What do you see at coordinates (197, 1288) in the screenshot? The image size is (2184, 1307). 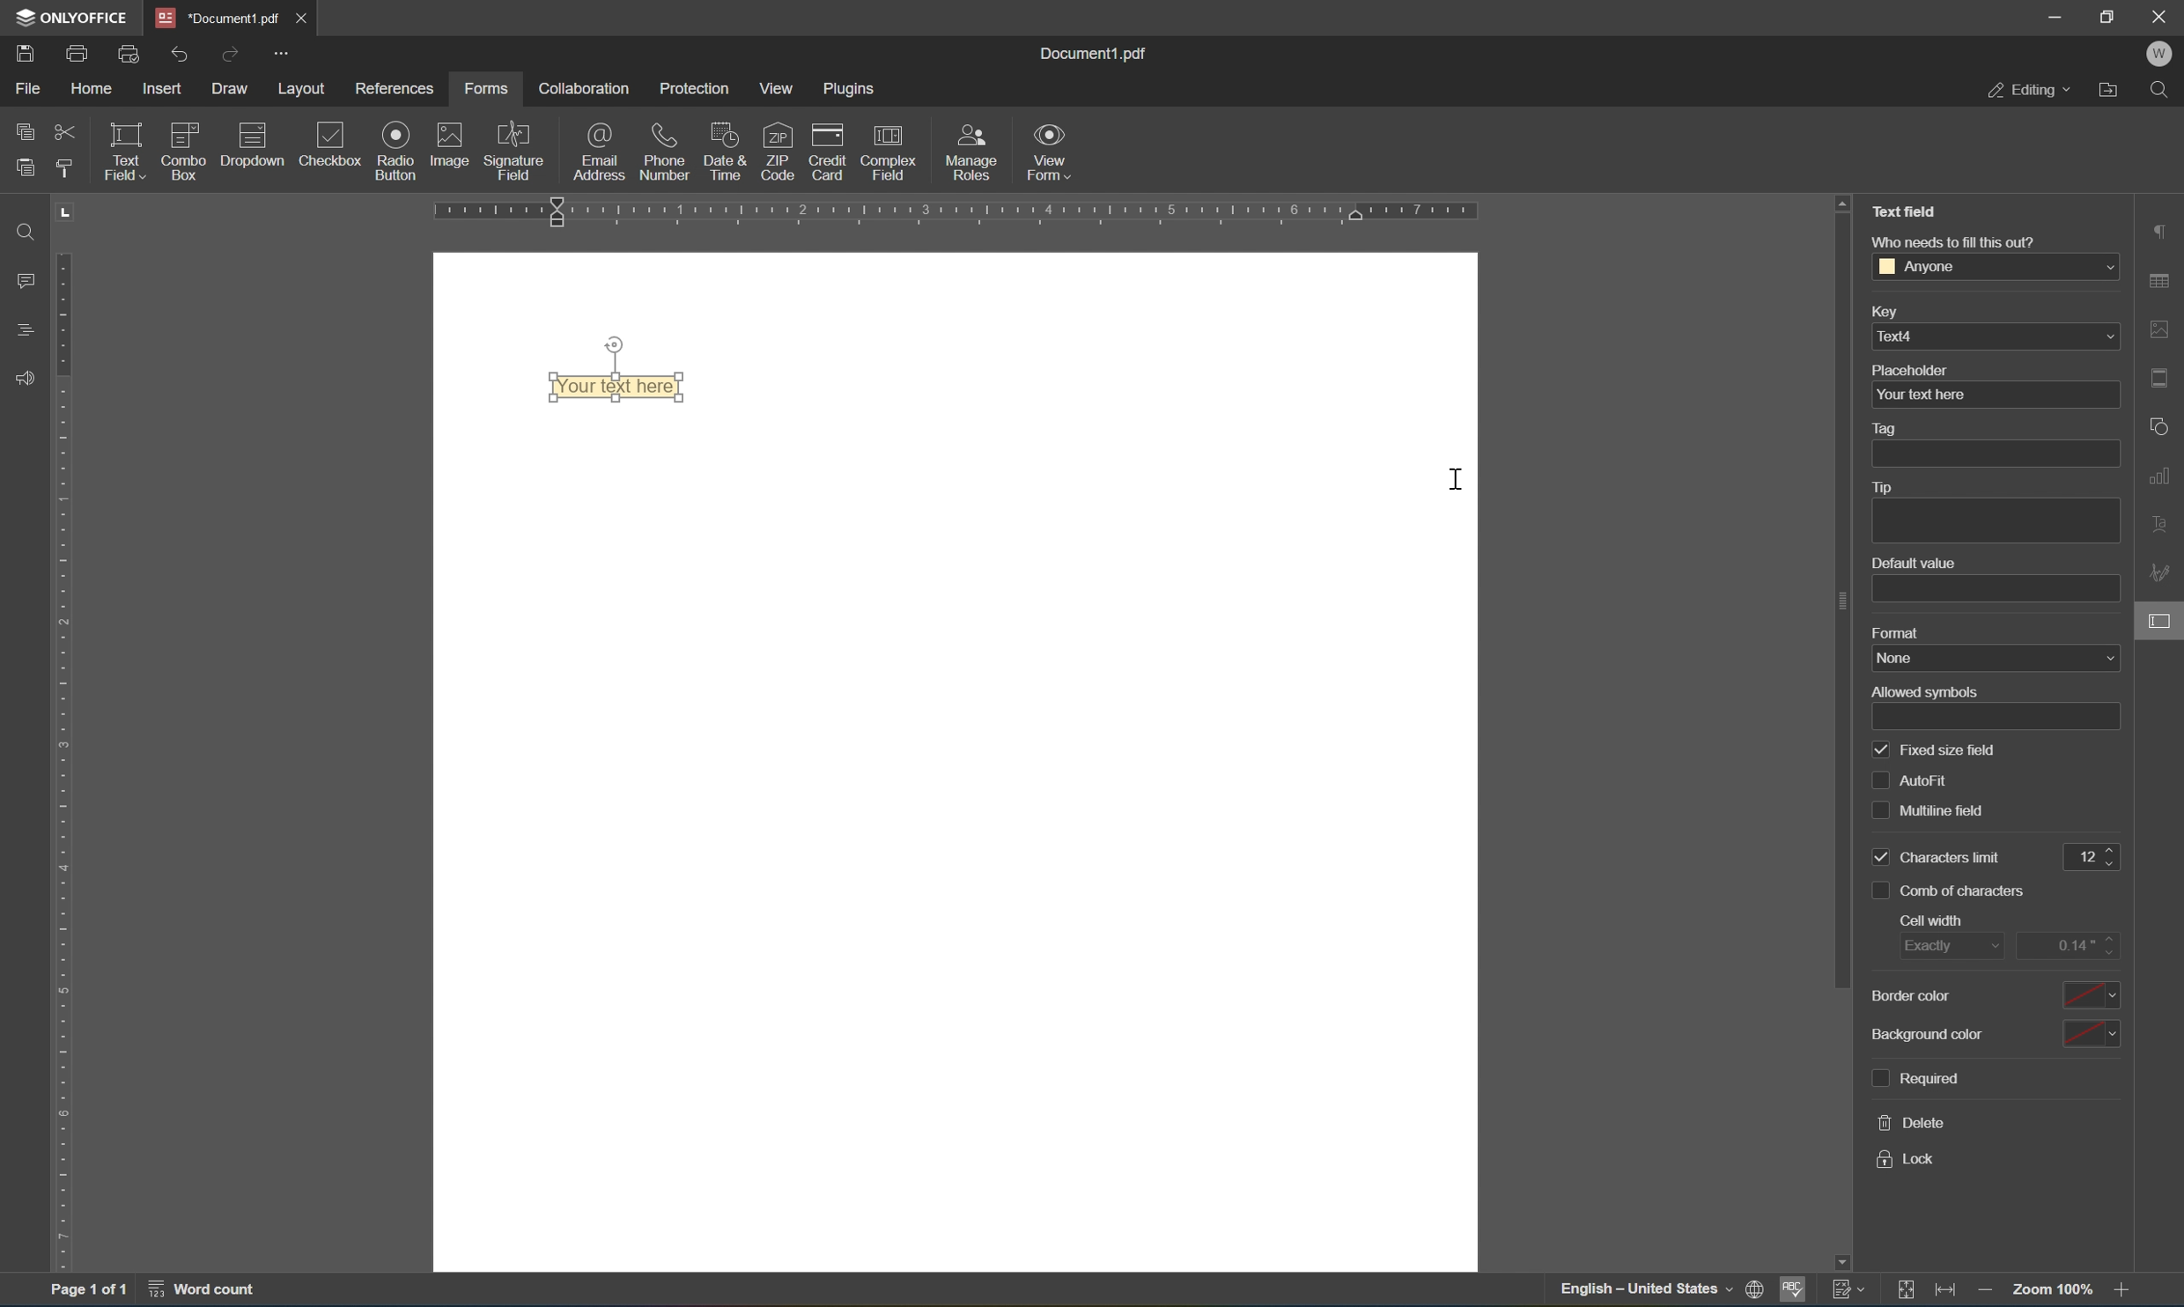 I see `word count` at bounding box center [197, 1288].